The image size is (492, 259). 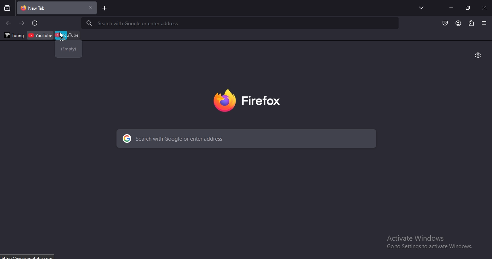 What do you see at coordinates (22, 23) in the screenshot?
I see `click to go to next page` at bounding box center [22, 23].